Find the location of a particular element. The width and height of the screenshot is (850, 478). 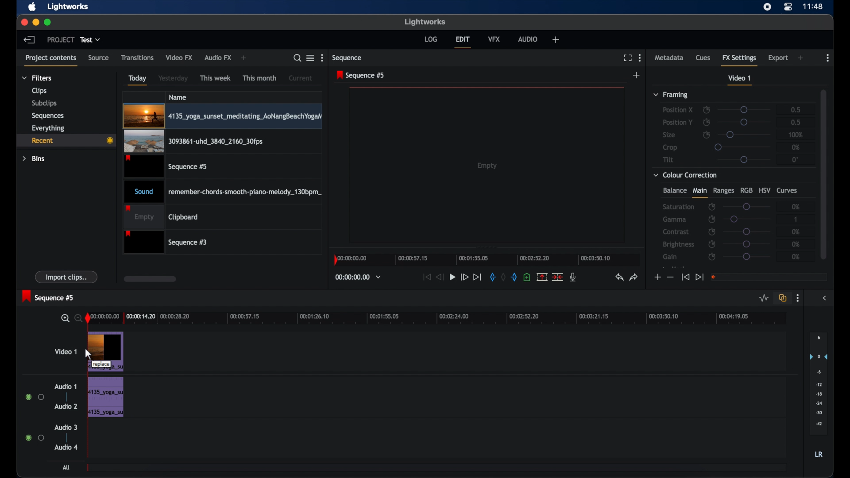

audio output levels is located at coordinates (818, 384).